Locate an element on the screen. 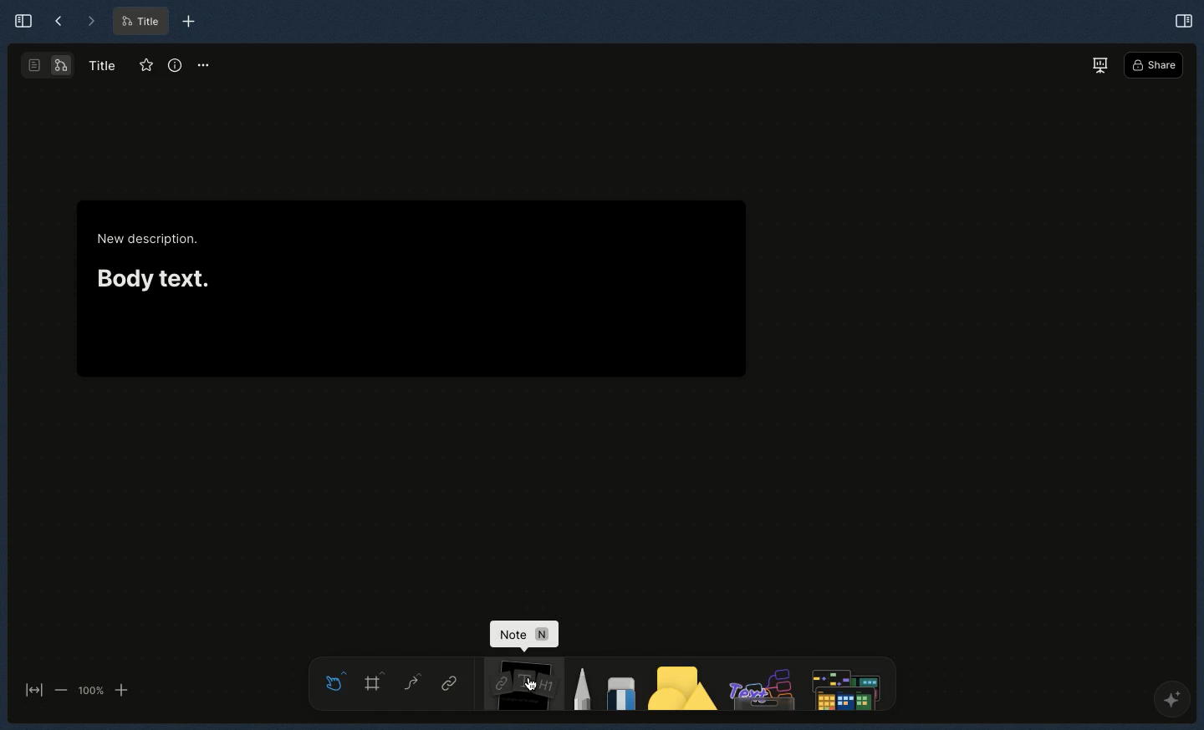 Image resolution: width=1204 pixels, height=730 pixels. Title is located at coordinates (100, 64).